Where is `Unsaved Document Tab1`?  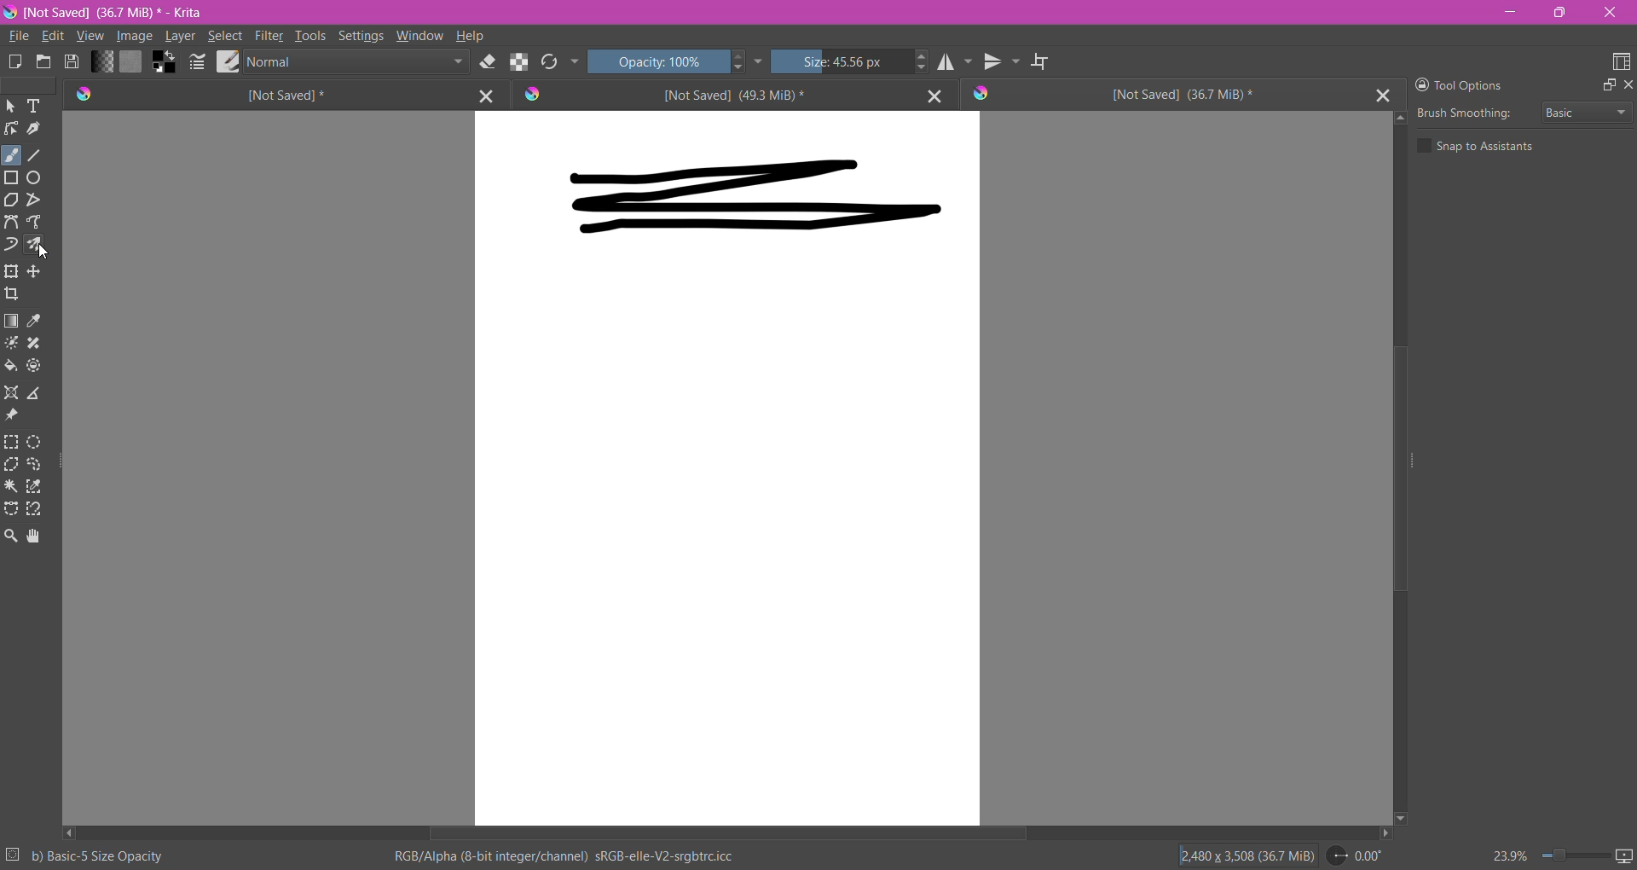
Unsaved Document Tab1 is located at coordinates (256, 95).